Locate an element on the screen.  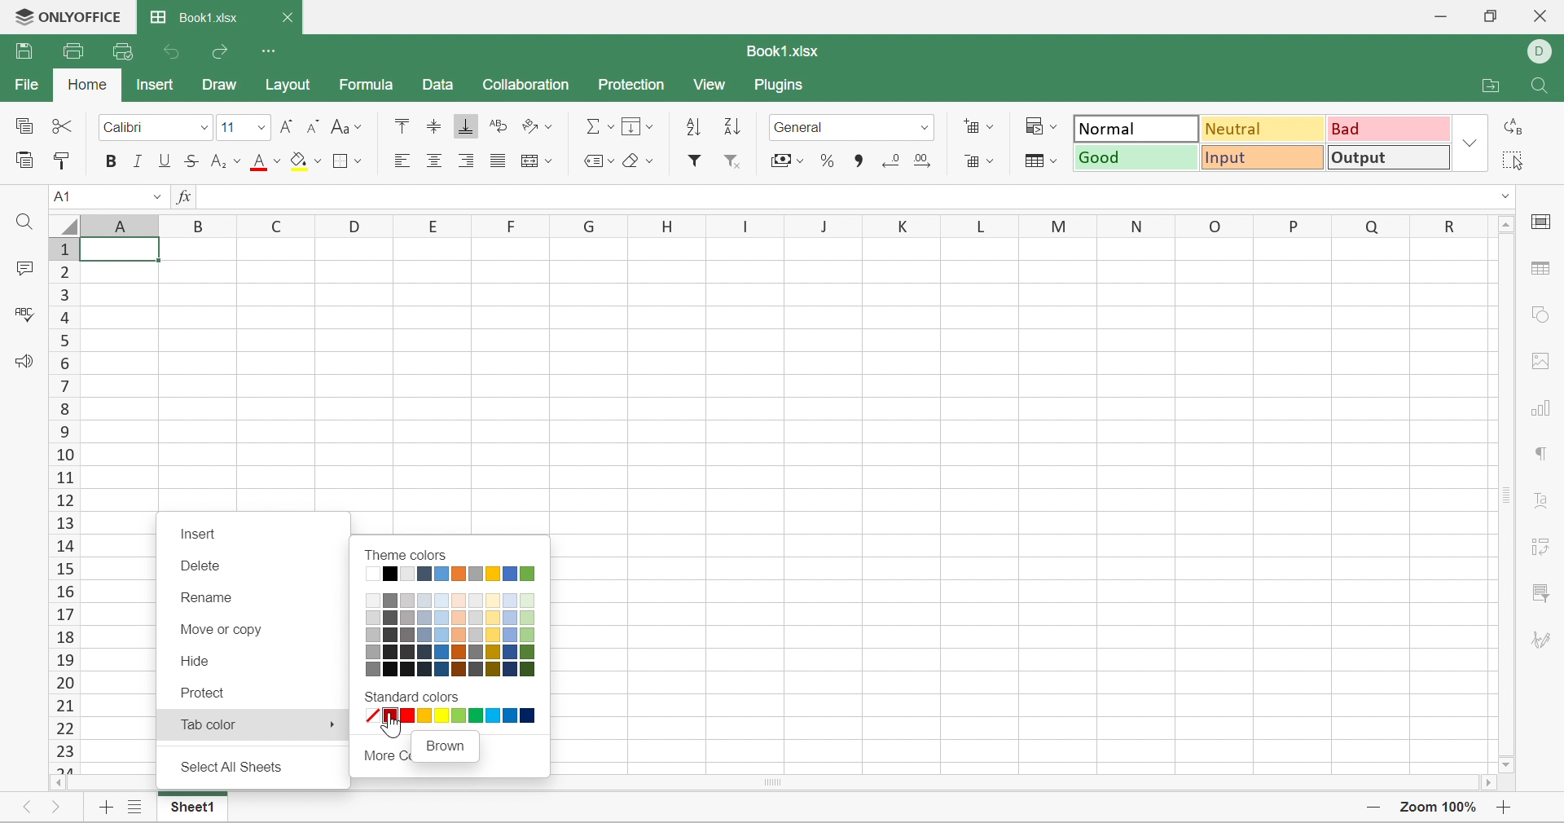
Decrease decimal is located at coordinates (890, 161).